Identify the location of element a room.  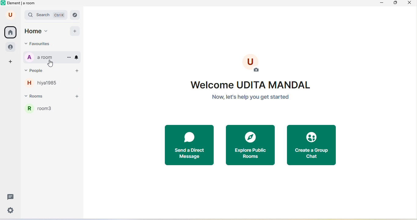
(21, 4).